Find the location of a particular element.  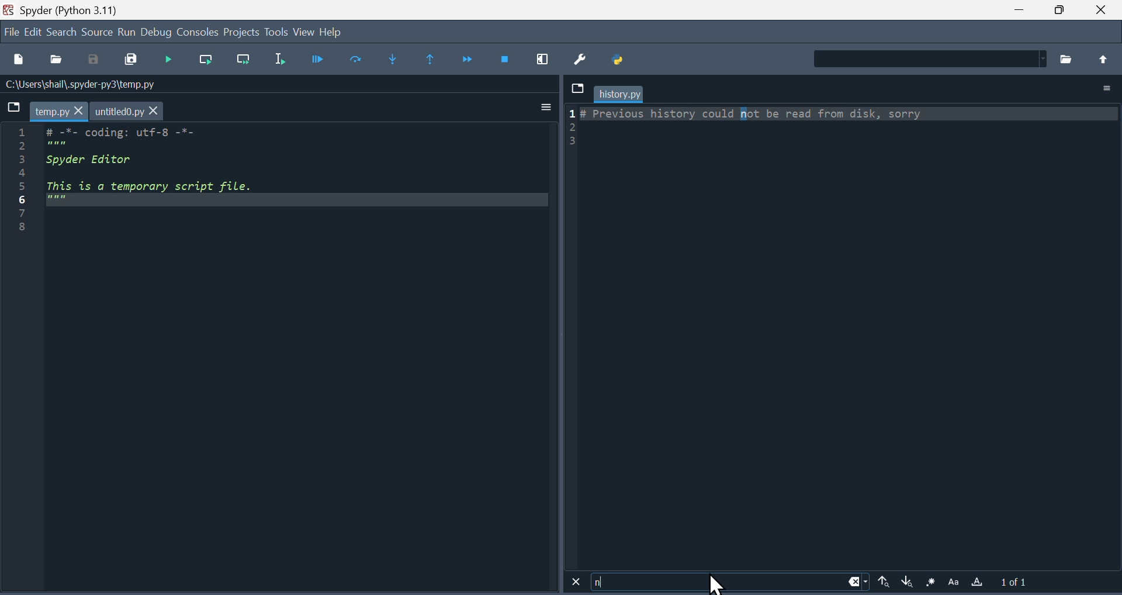

Font is located at coordinates (955, 583).